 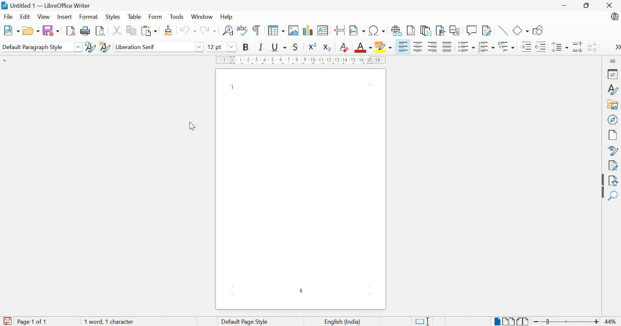 I want to click on Windows, so click(x=202, y=17).